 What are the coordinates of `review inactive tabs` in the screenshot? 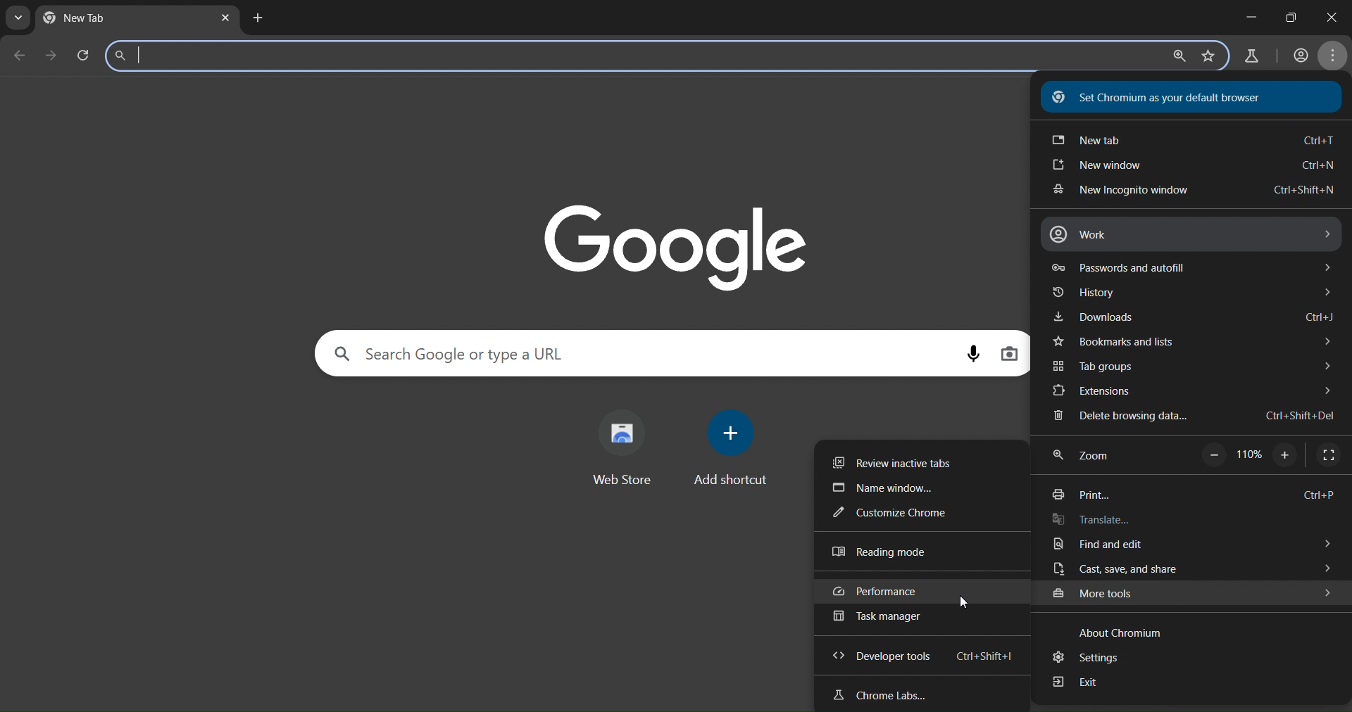 It's located at (901, 462).